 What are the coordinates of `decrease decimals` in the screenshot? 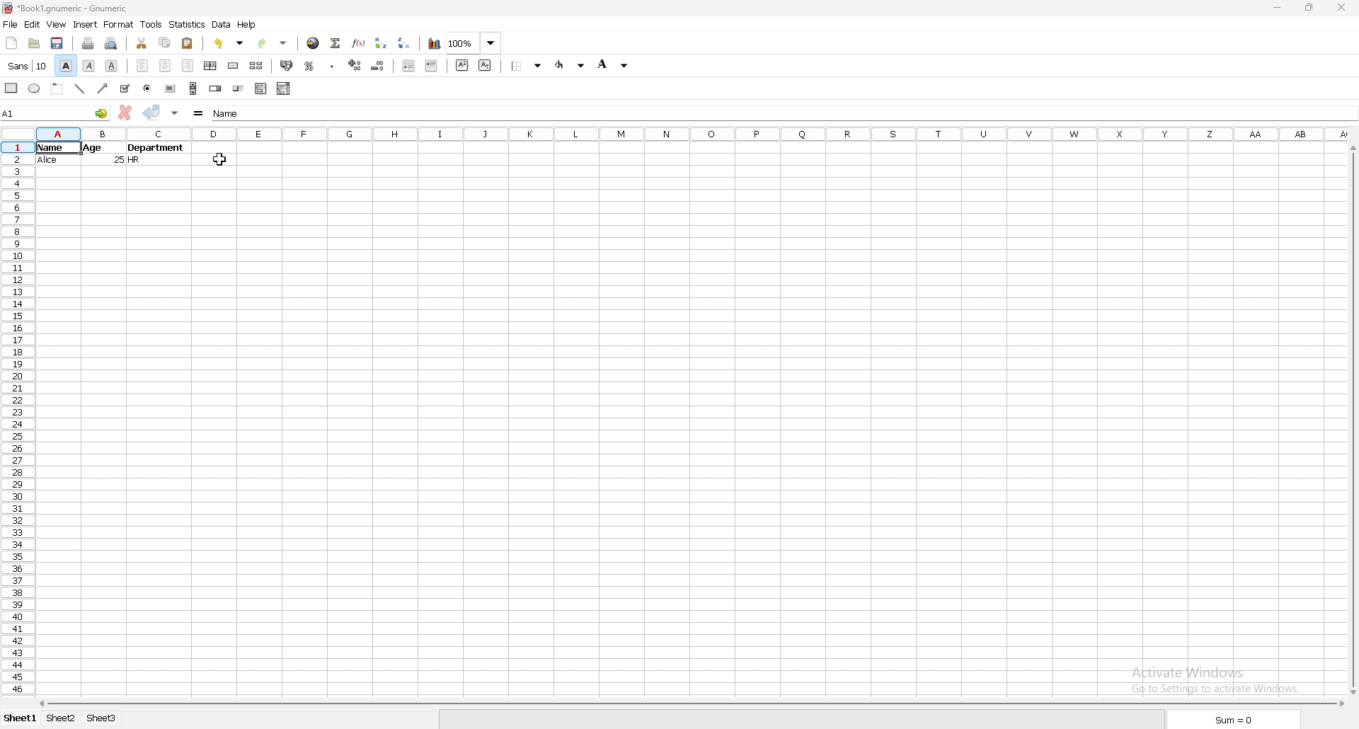 It's located at (378, 65).